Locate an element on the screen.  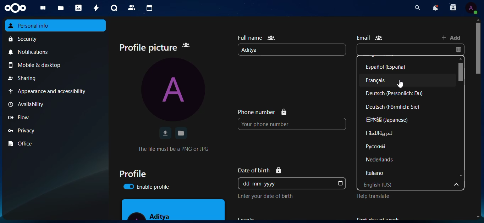
english is located at coordinates (394, 184).